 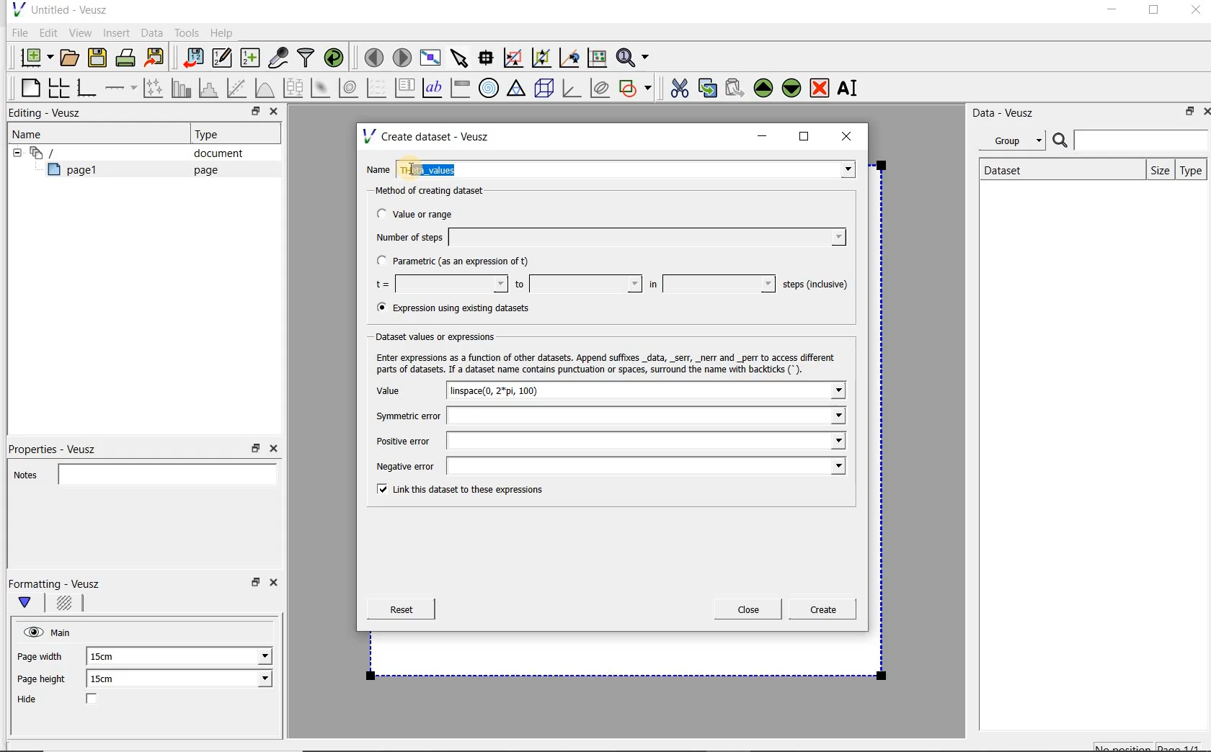 I want to click on Close, so click(x=1204, y=110).